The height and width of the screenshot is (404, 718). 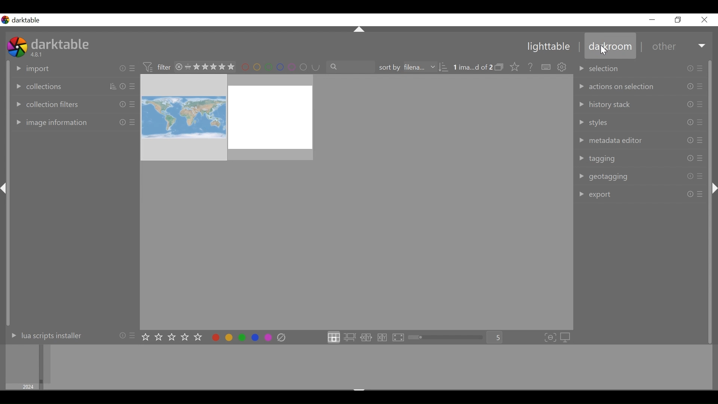 I want to click on Image information, so click(x=73, y=123).